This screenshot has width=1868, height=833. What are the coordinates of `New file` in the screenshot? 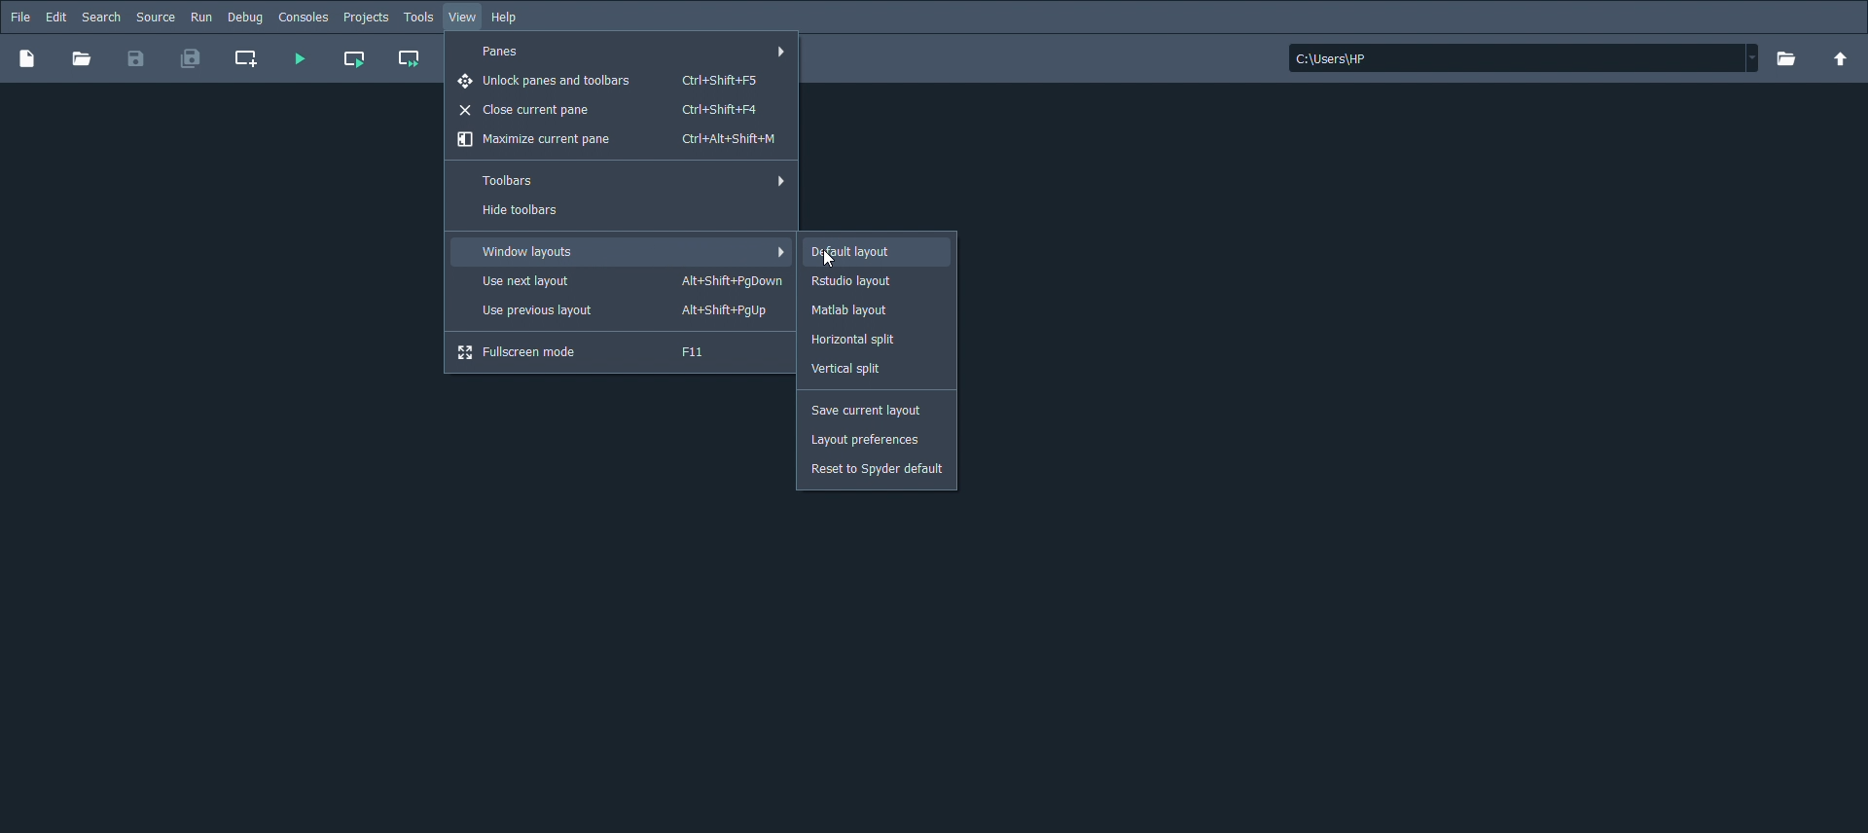 It's located at (26, 59).